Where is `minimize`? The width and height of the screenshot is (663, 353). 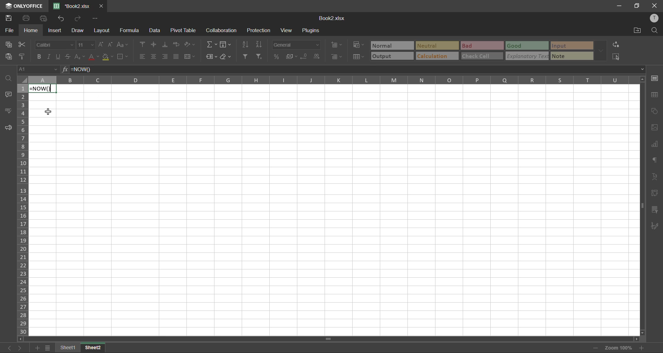
minimize is located at coordinates (620, 5).